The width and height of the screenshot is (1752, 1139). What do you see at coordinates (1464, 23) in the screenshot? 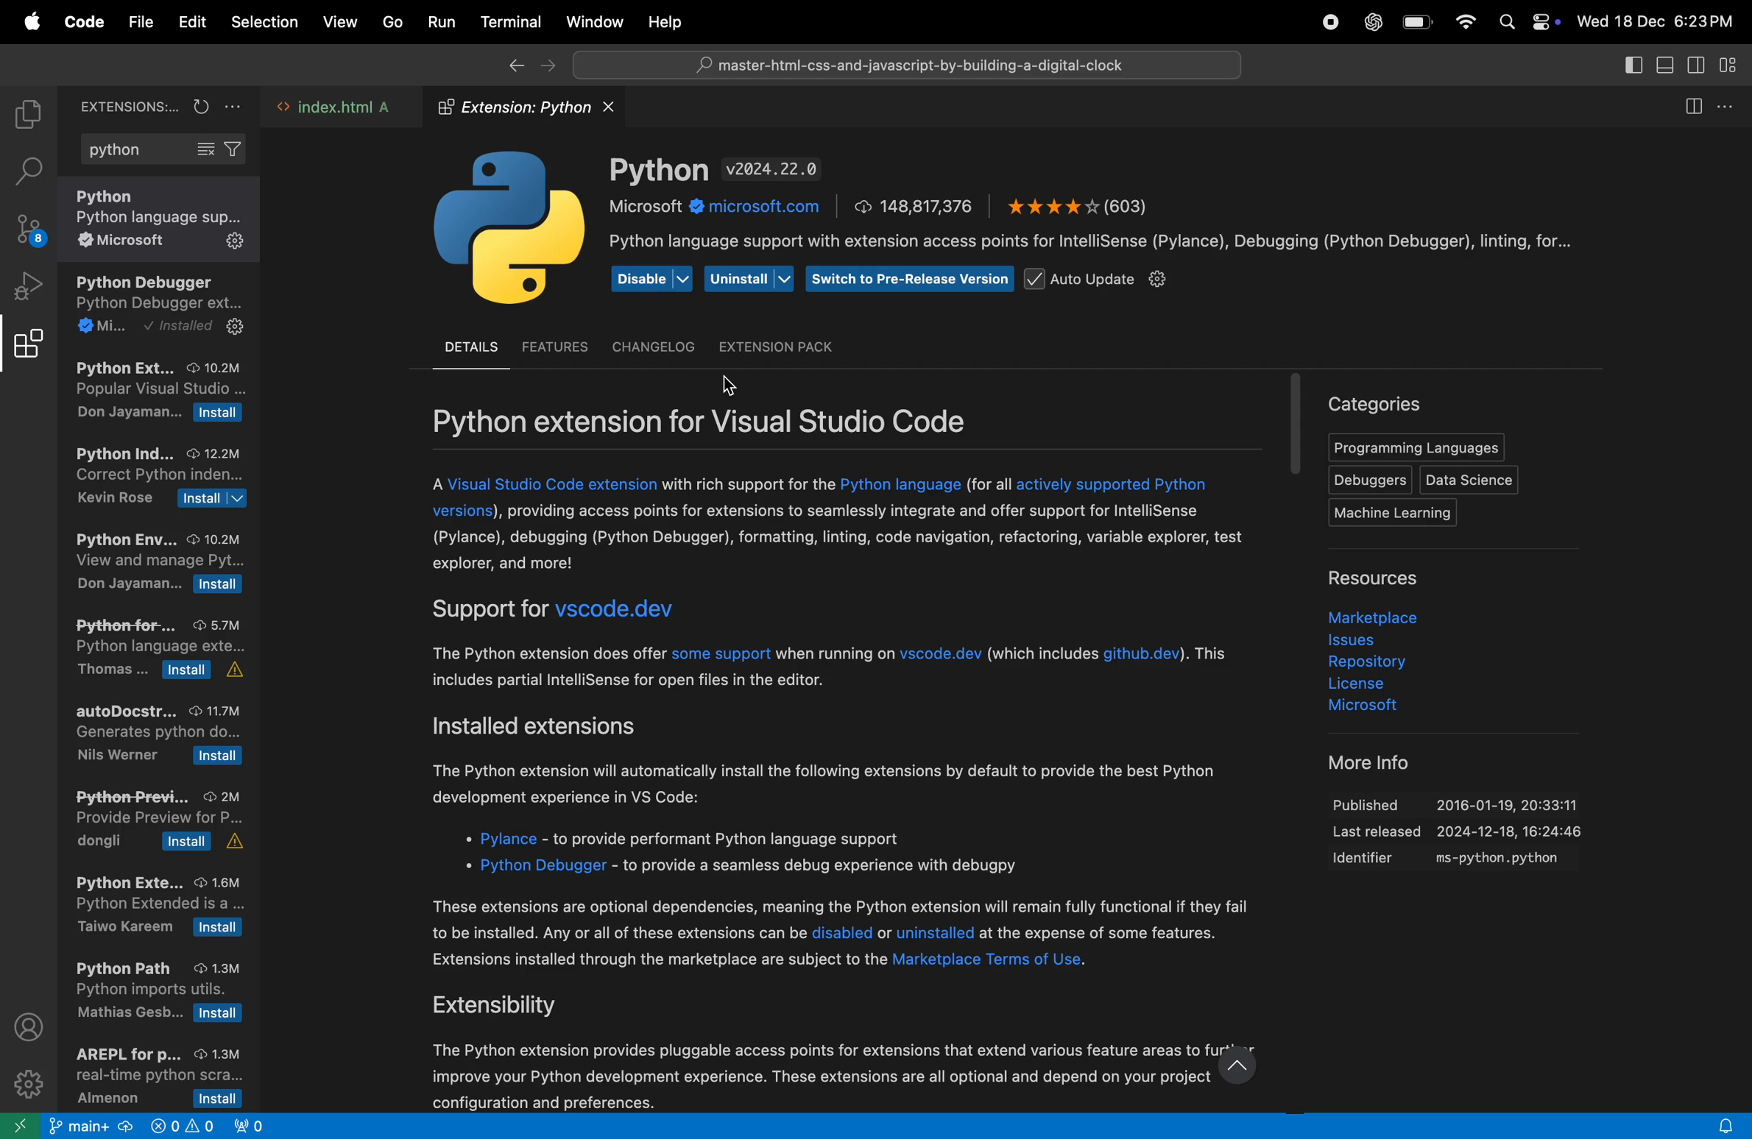
I see `wifi` at bounding box center [1464, 23].